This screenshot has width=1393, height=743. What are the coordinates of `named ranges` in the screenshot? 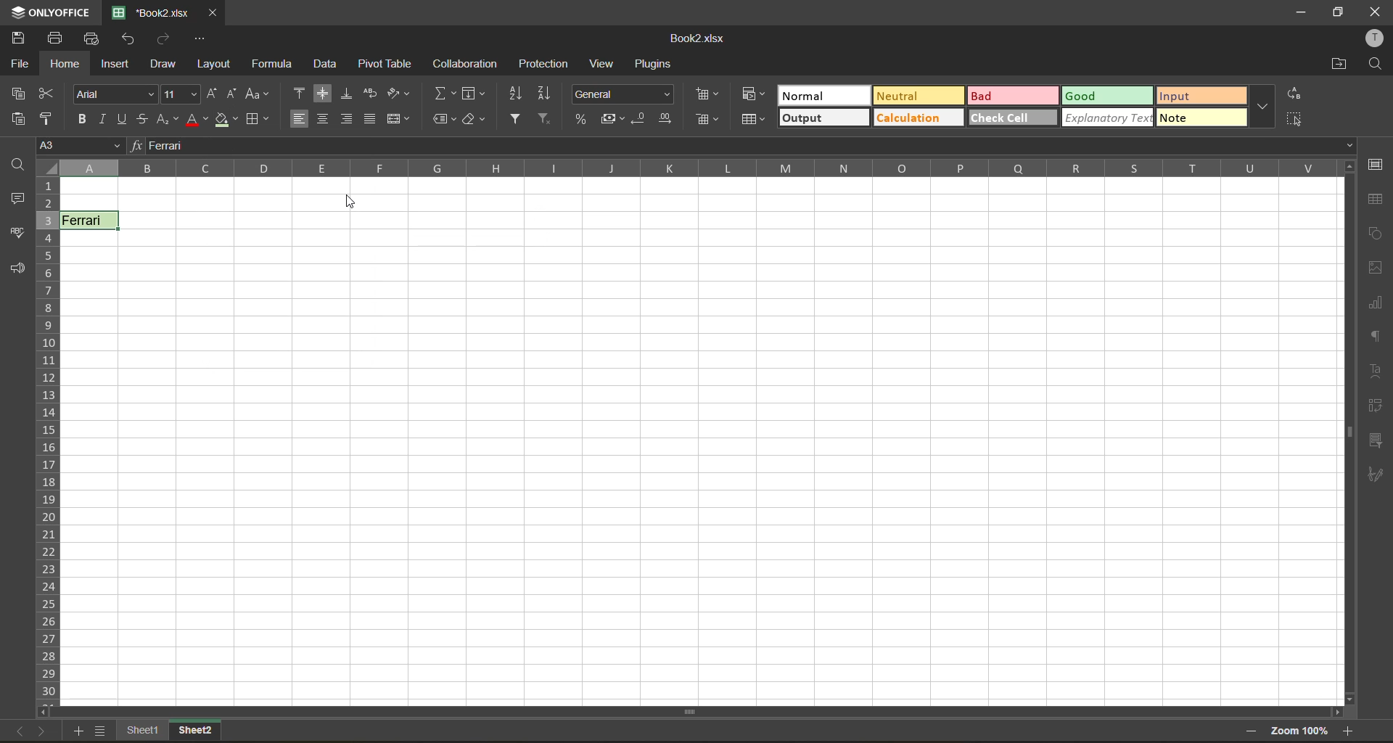 It's located at (442, 121).